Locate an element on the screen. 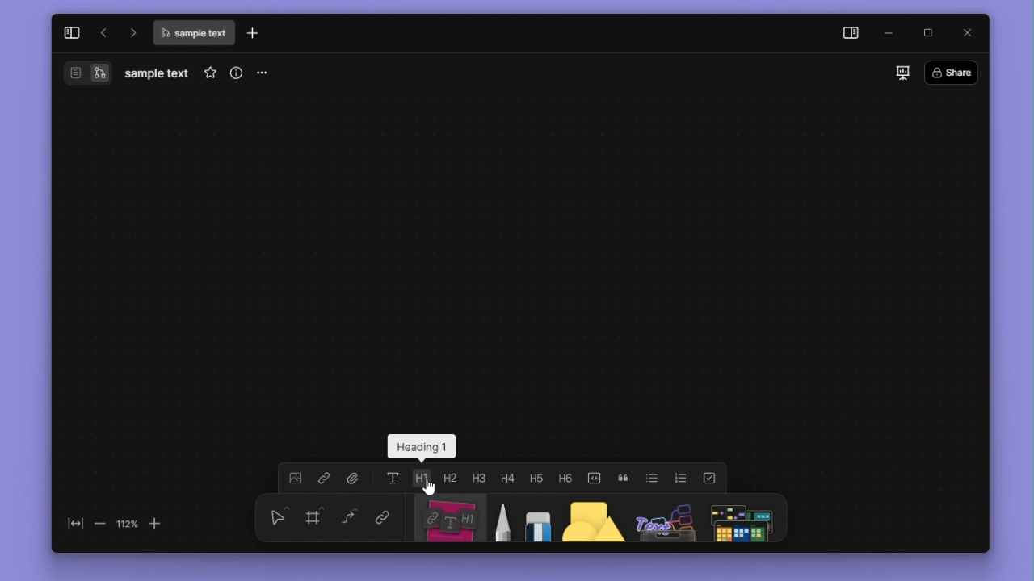 This screenshot has width=1034, height=581. view info is located at coordinates (237, 73).